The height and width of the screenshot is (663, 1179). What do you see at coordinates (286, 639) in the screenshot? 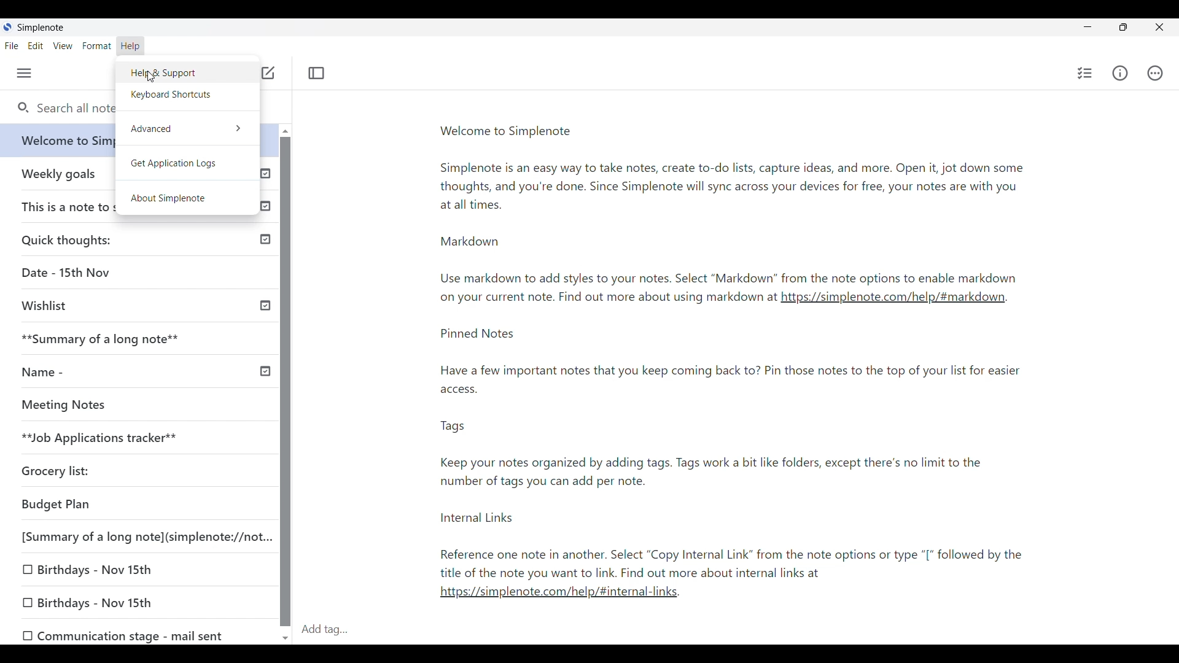
I see `Quick slide to bottom` at bounding box center [286, 639].